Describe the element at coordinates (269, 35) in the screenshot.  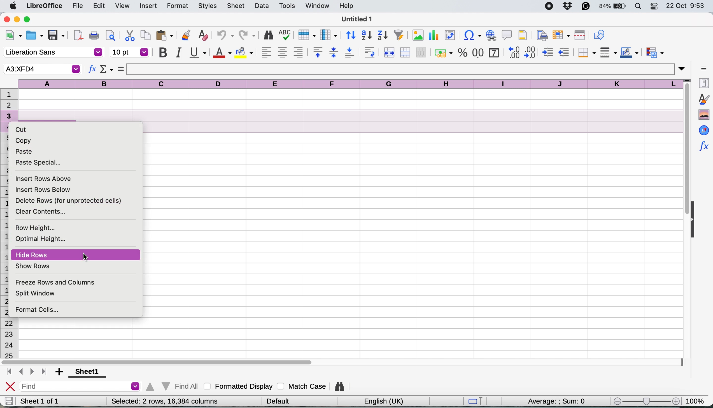
I see `find and replace` at that location.